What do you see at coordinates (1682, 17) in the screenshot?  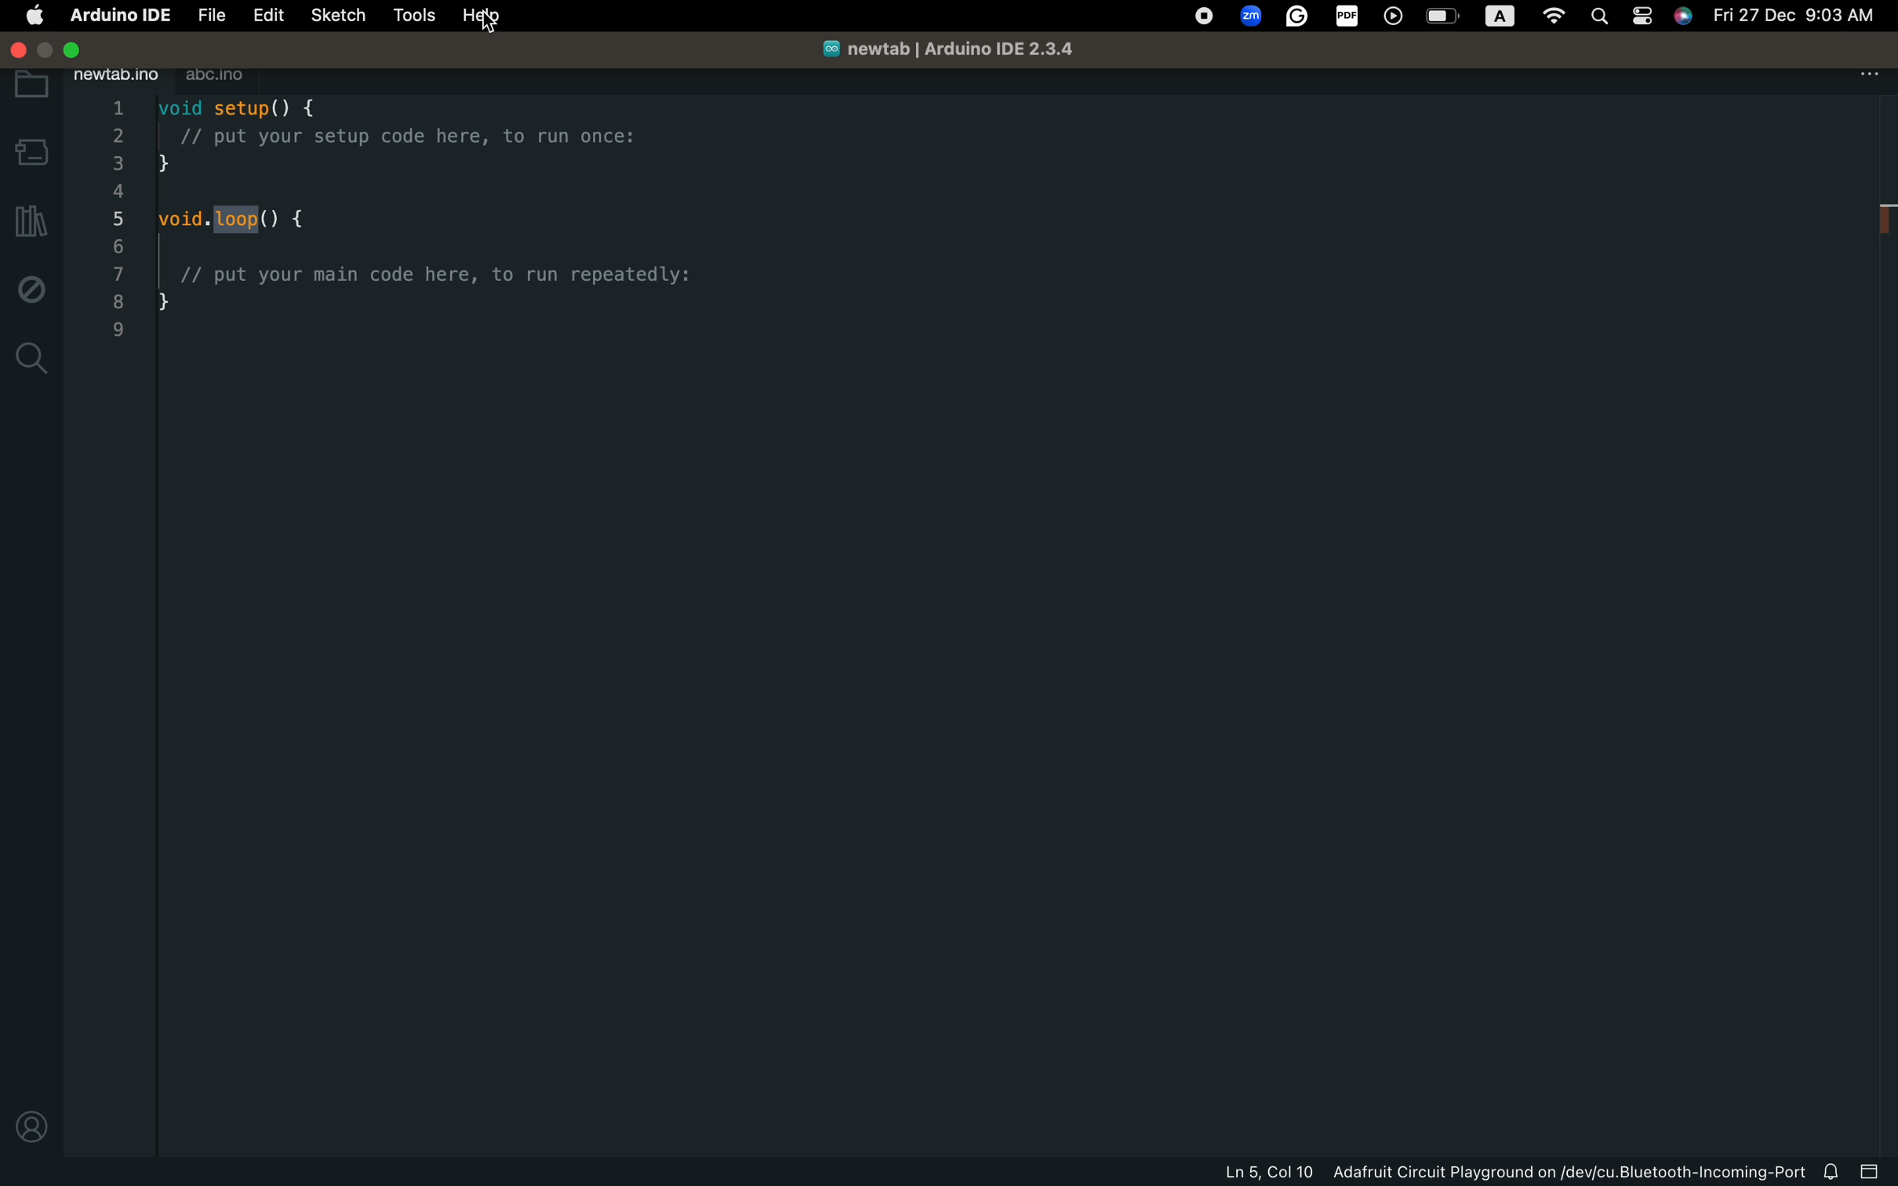 I see `Siri` at bounding box center [1682, 17].